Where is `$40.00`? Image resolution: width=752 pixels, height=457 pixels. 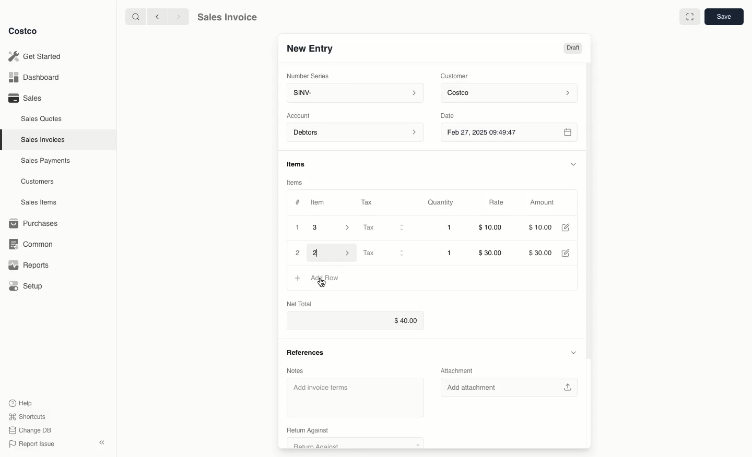 $40.00 is located at coordinates (409, 319).